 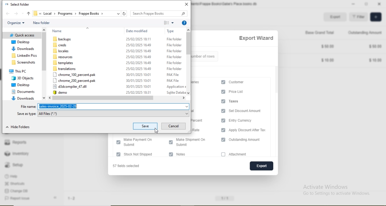 What do you see at coordinates (175, 40) in the screenshot?
I see `File folder` at bounding box center [175, 40].